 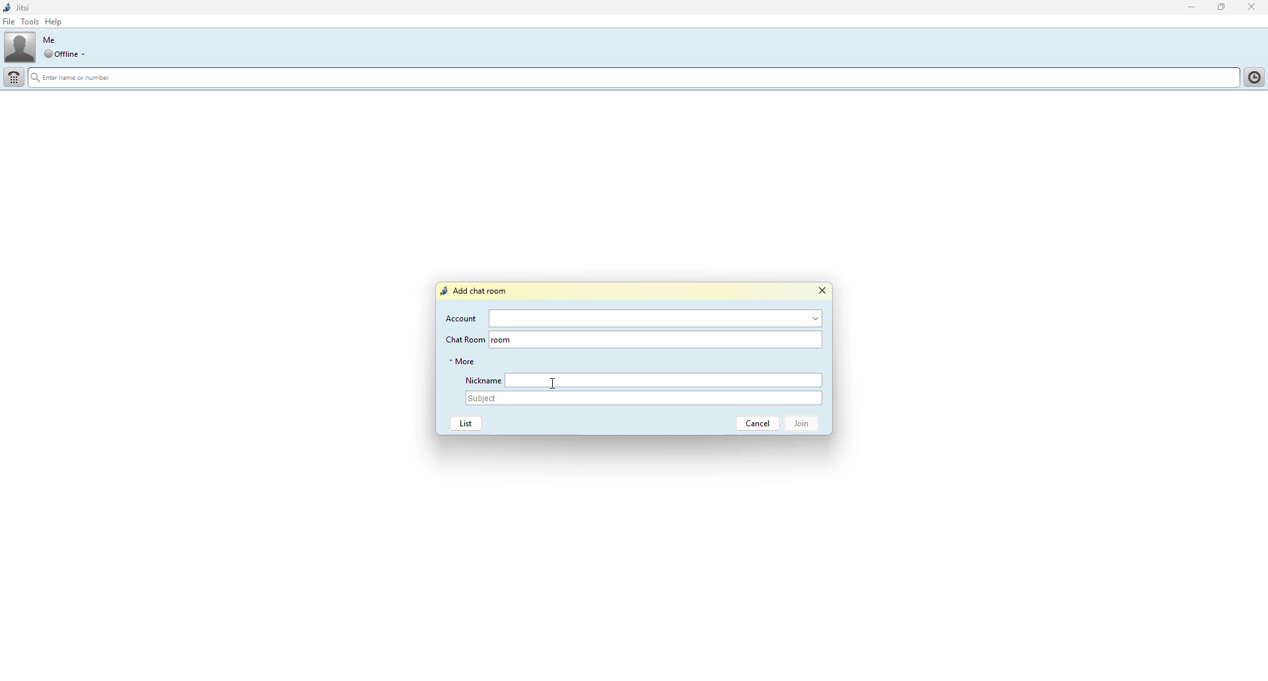 I want to click on add chat room, so click(x=476, y=291).